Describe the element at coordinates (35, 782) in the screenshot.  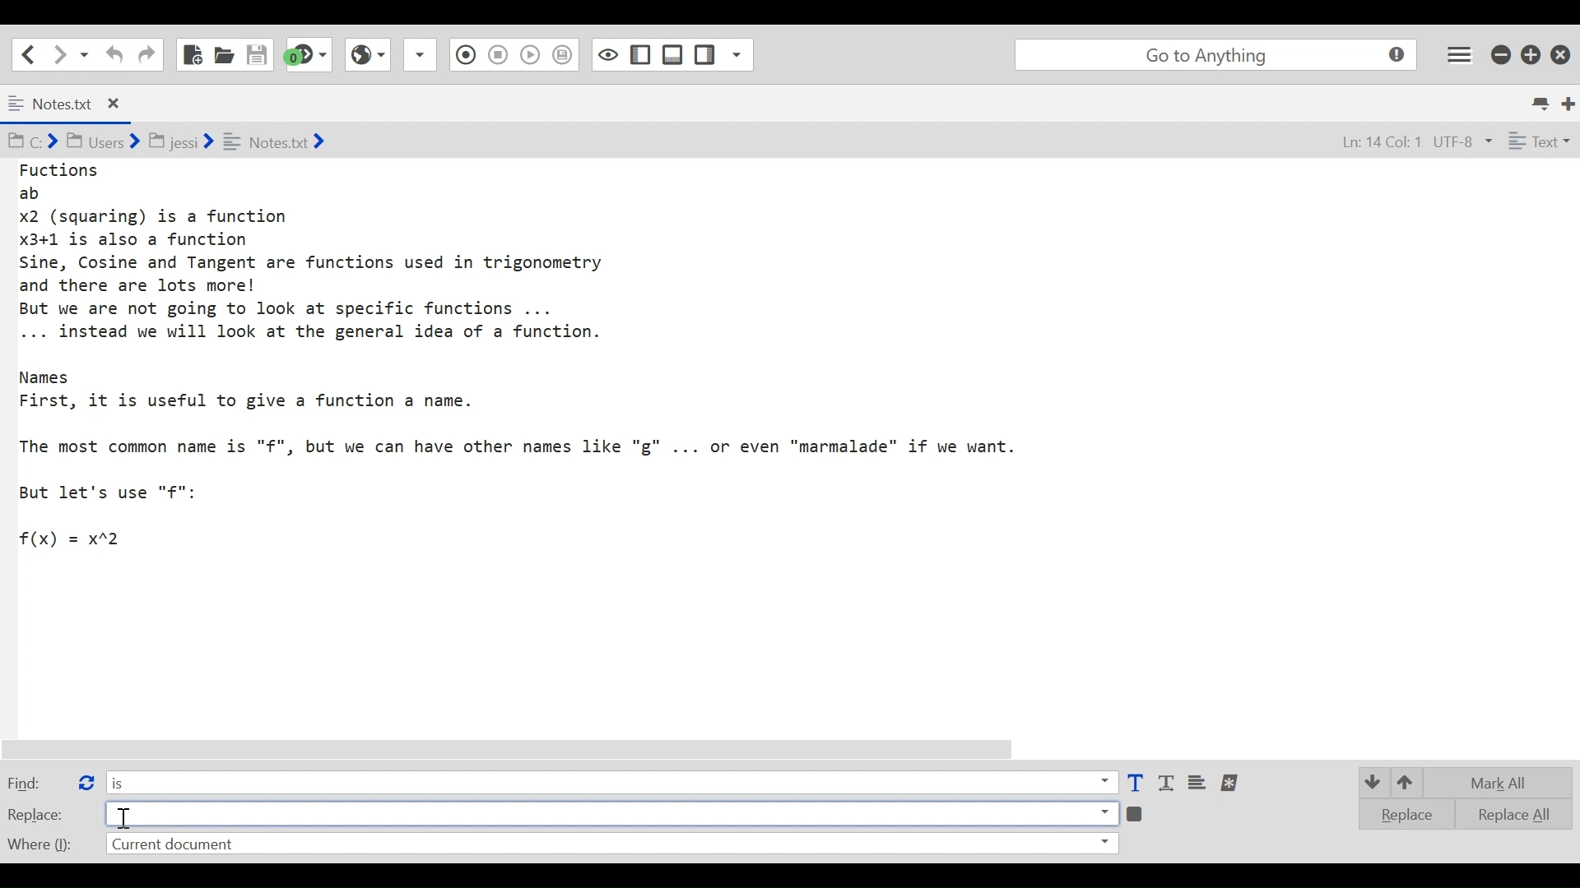
I see `Find` at that location.